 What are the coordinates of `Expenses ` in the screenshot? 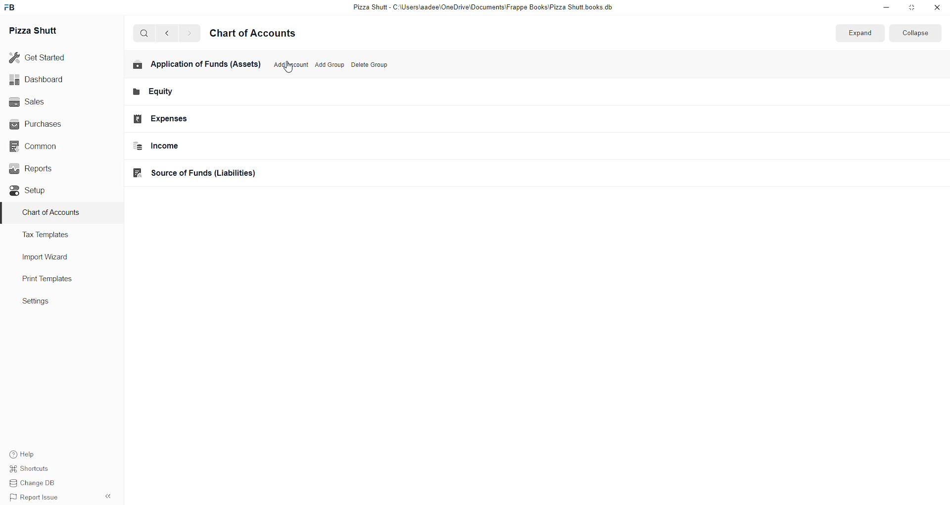 It's located at (199, 118).